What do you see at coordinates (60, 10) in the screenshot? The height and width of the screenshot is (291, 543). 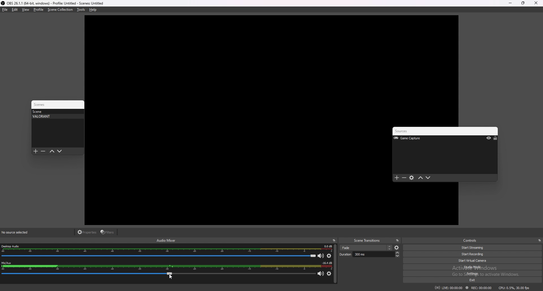 I see `scene collection` at bounding box center [60, 10].